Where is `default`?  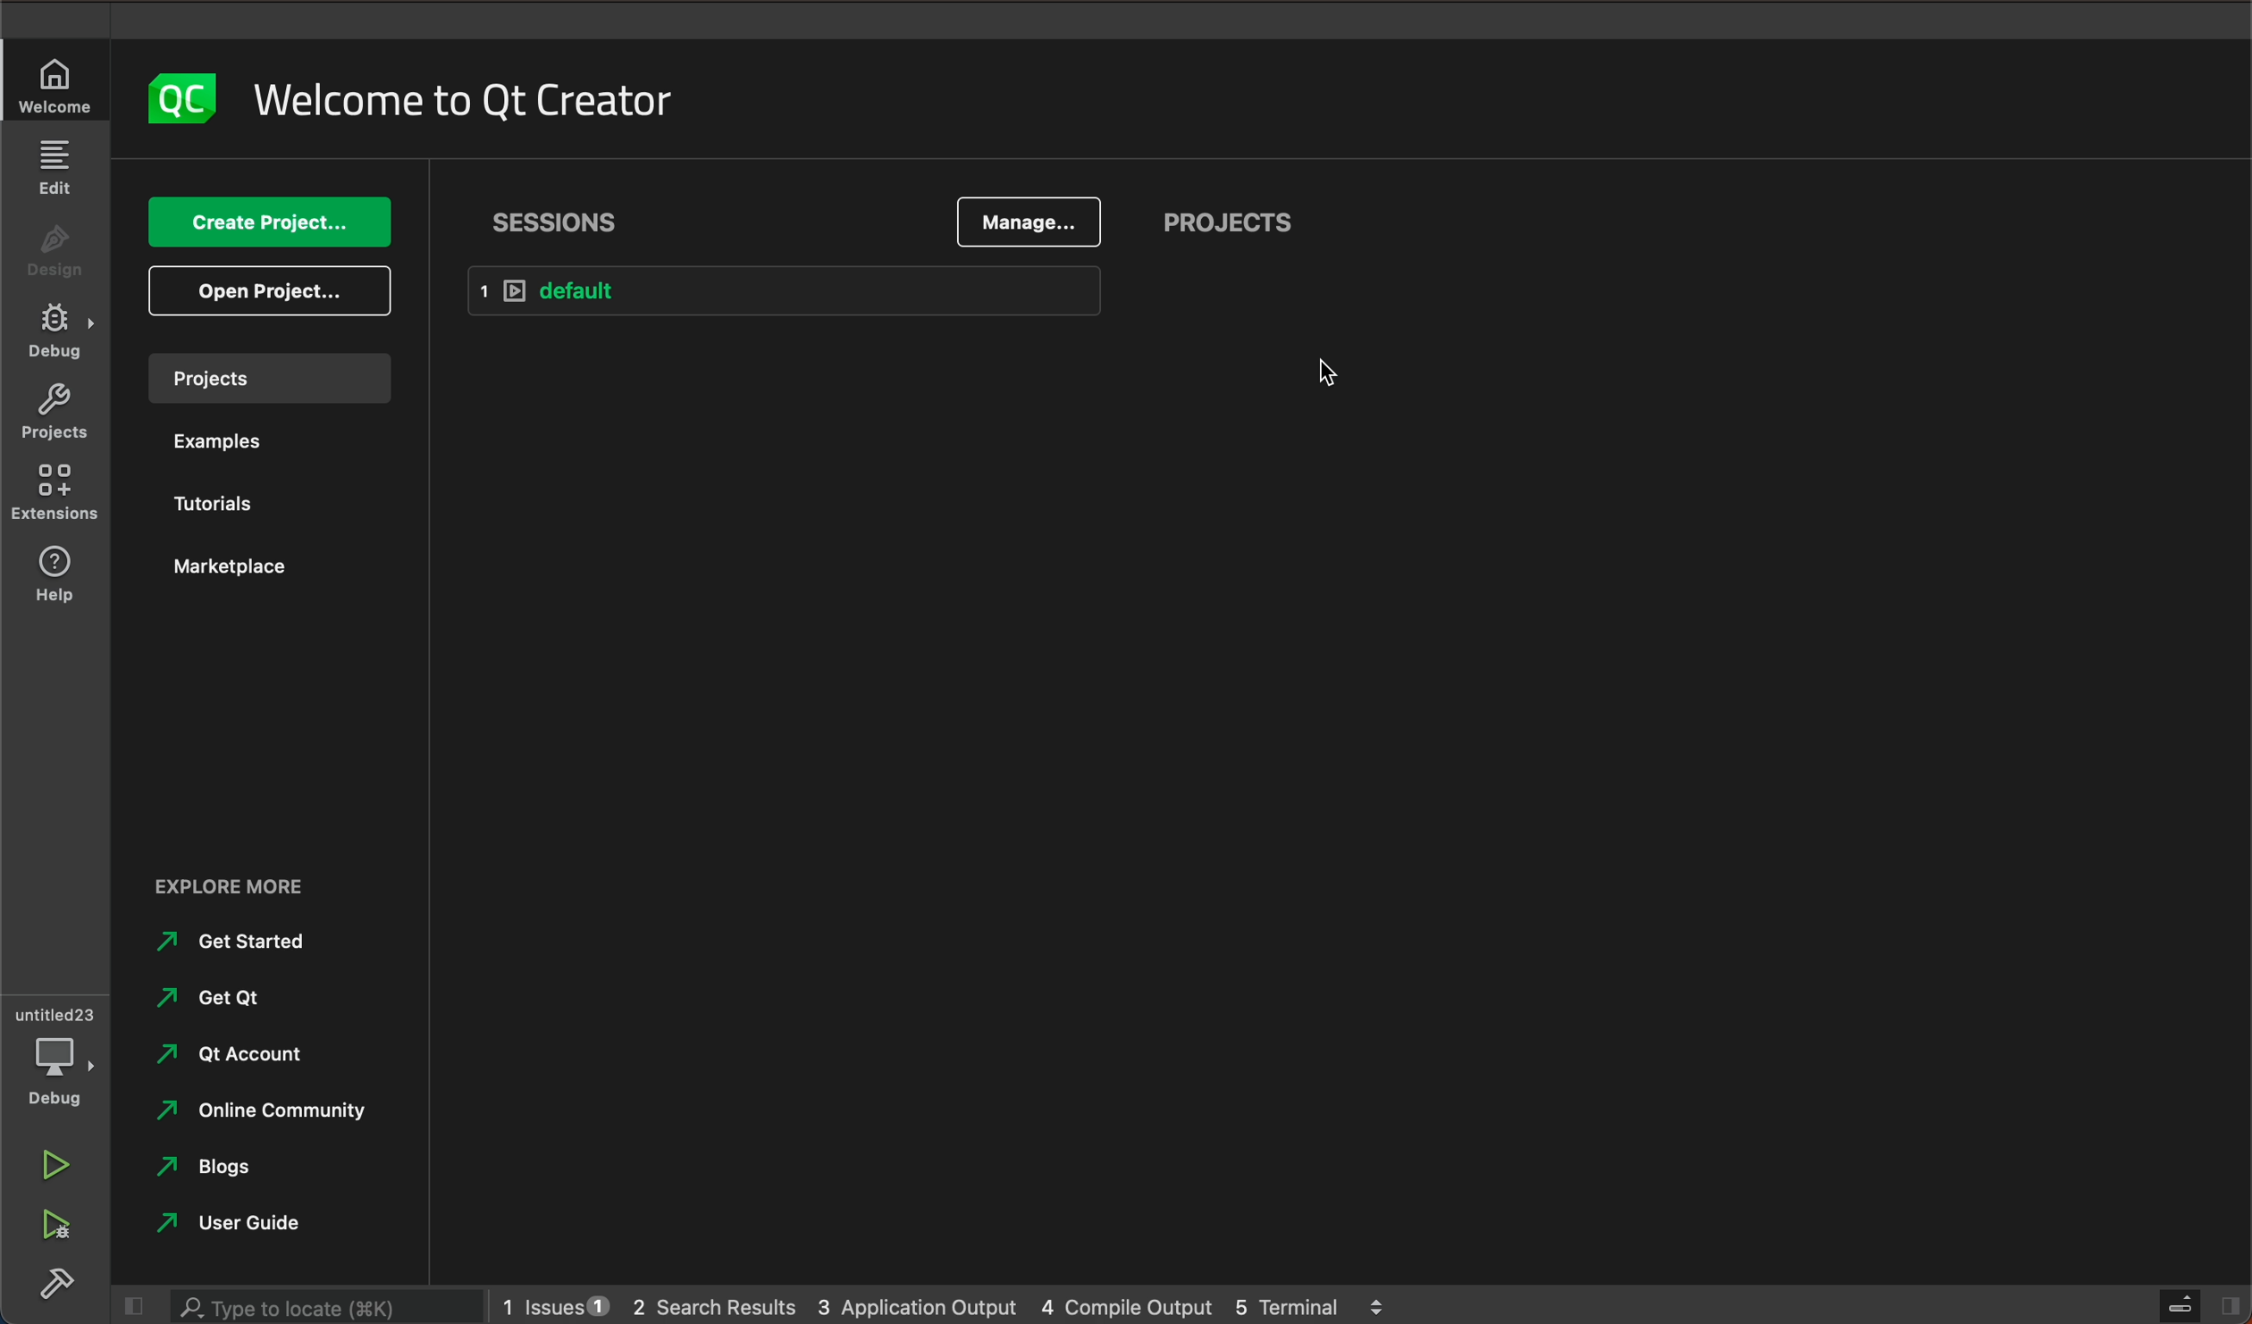 default is located at coordinates (786, 289).